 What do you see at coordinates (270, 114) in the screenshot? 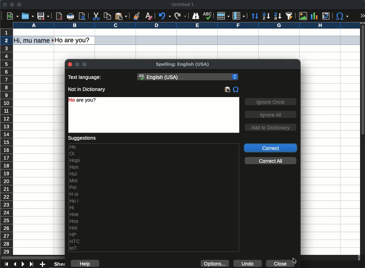
I see `ignore all` at bounding box center [270, 114].